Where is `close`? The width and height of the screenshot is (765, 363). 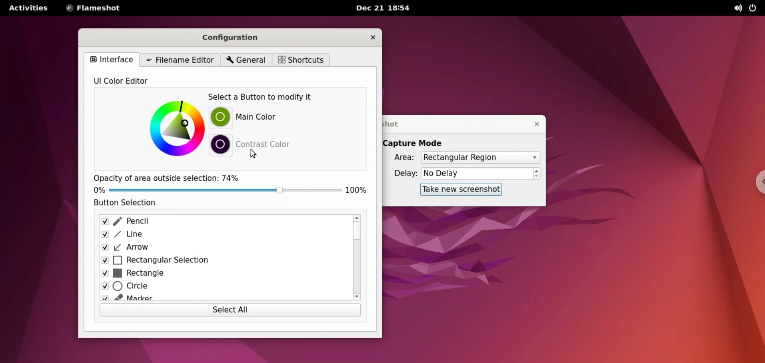 close is located at coordinates (373, 37).